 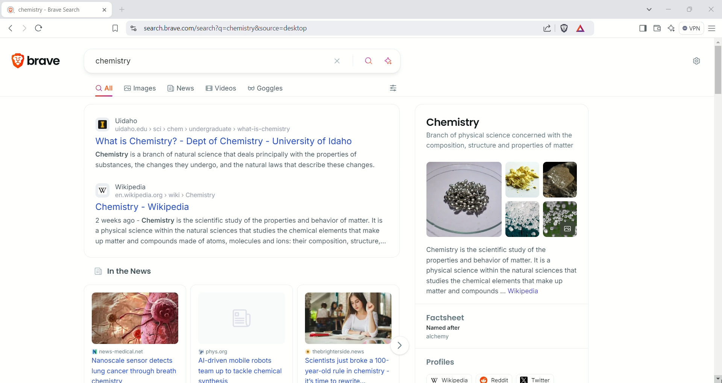 What do you see at coordinates (167, 197) in the screenshot?
I see `Wikipediaen.wikipedia.org > wiki > ChemistryChemistry - Wikipedia` at bounding box center [167, 197].